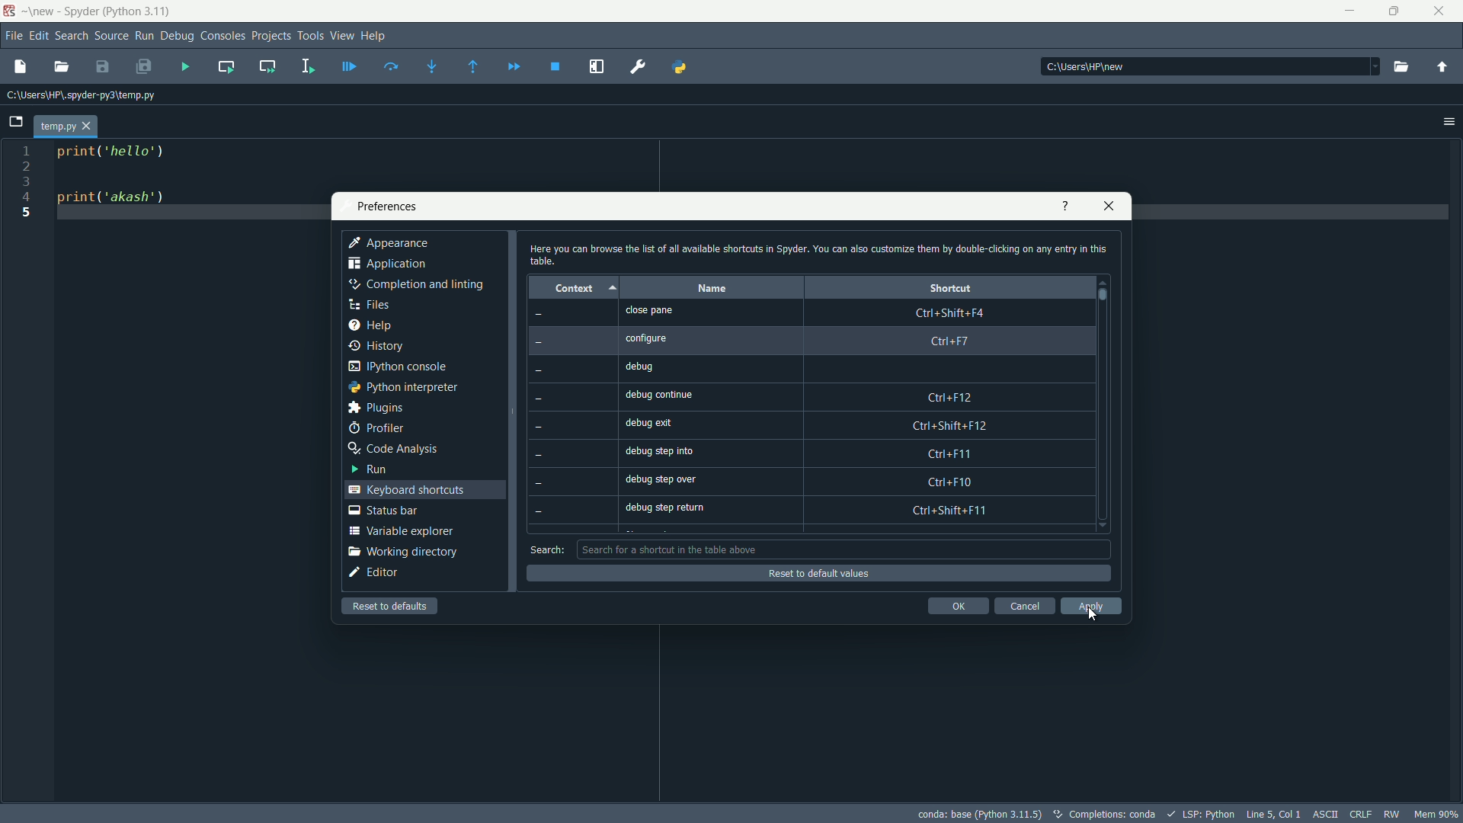 Image resolution: width=1463 pixels, height=823 pixels. I want to click on stop debugging, so click(555, 66).